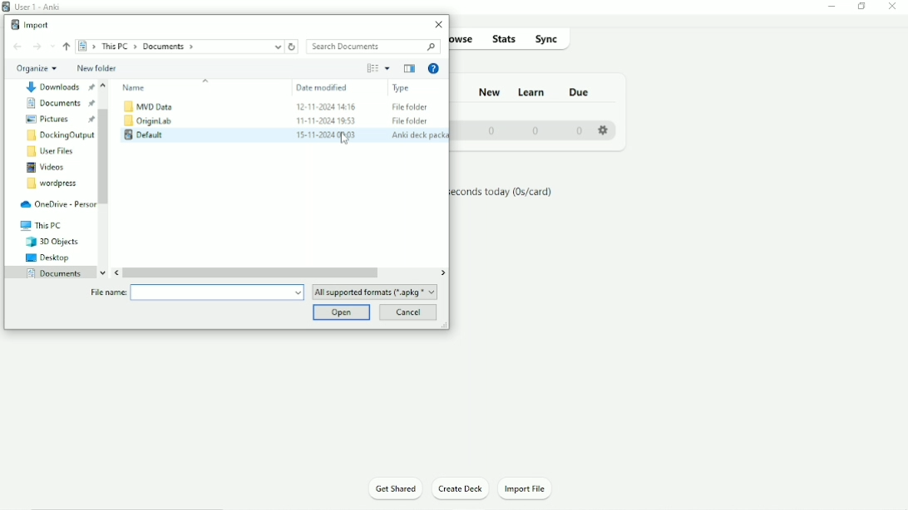 The width and height of the screenshot is (908, 510). Describe the element at coordinates (833, 7) in the screenshot. I see `Minimize` at that location.